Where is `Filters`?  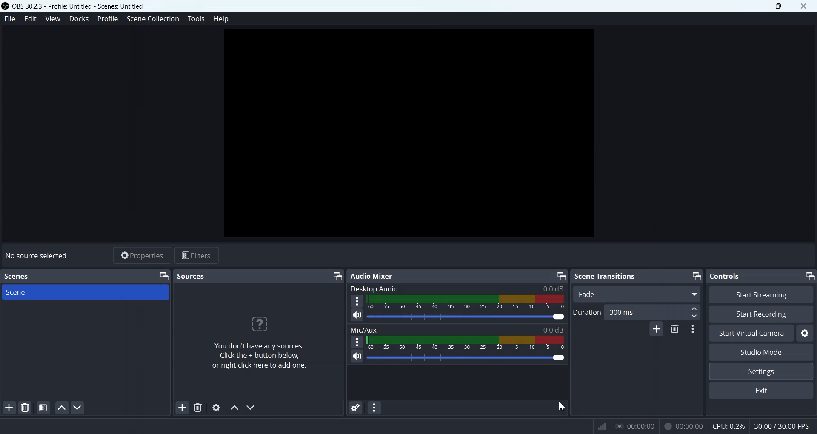
Filters is located at coordinates (199, 255).